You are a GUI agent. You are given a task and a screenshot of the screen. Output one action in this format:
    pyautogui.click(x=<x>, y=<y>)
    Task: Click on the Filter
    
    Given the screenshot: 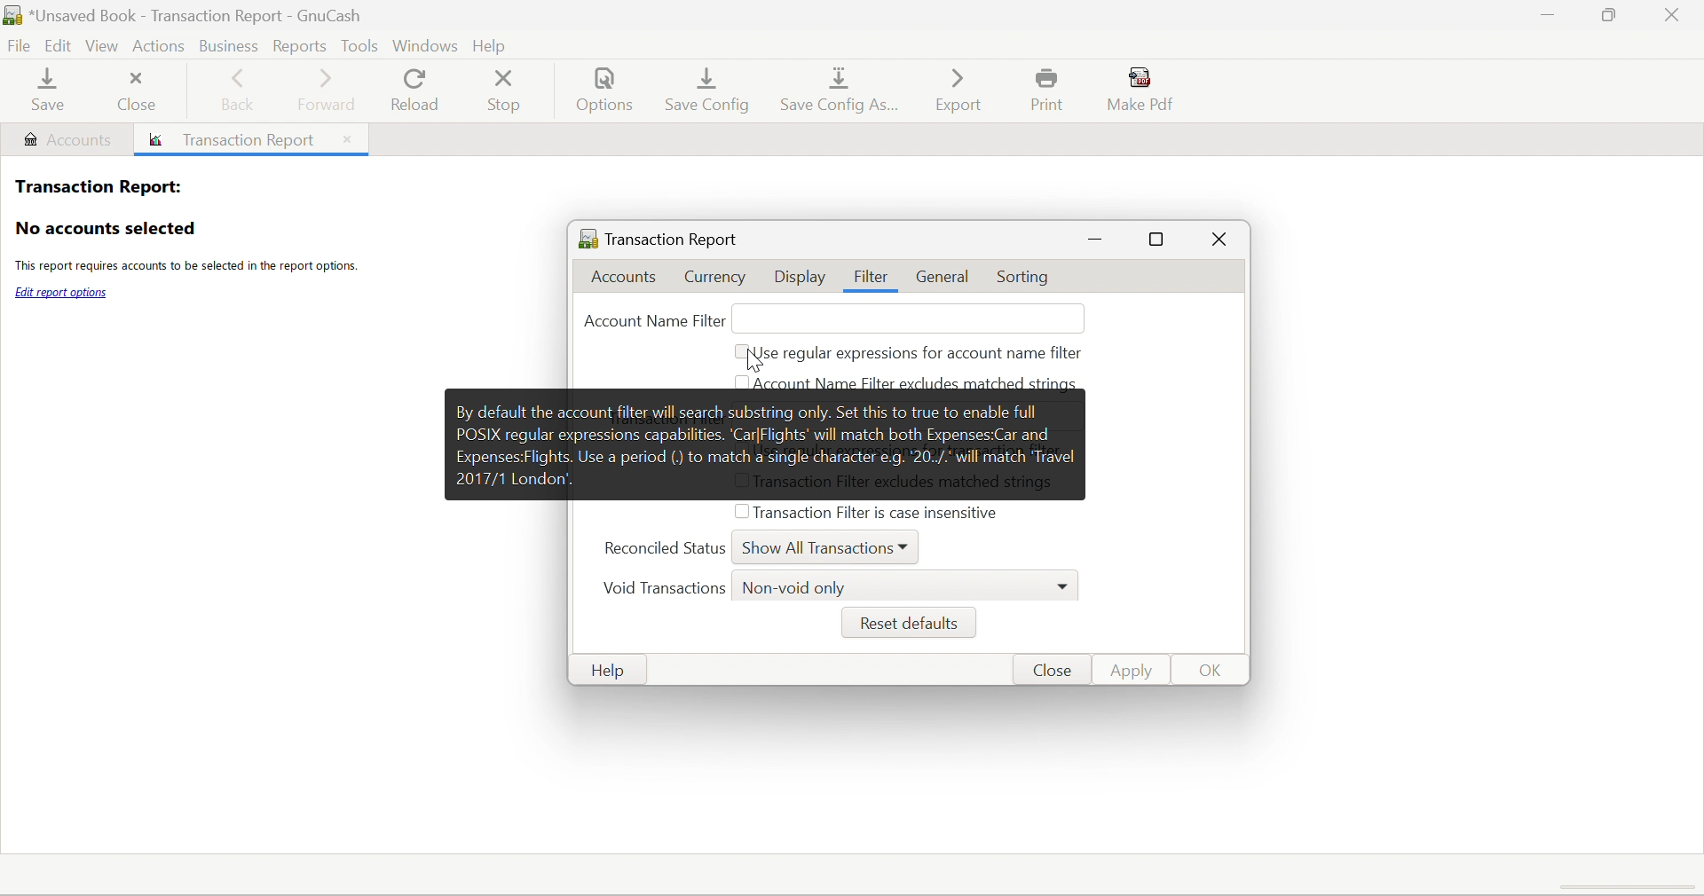 What is the action you would take?
    pyautogui.click(x=874, y=278)
    